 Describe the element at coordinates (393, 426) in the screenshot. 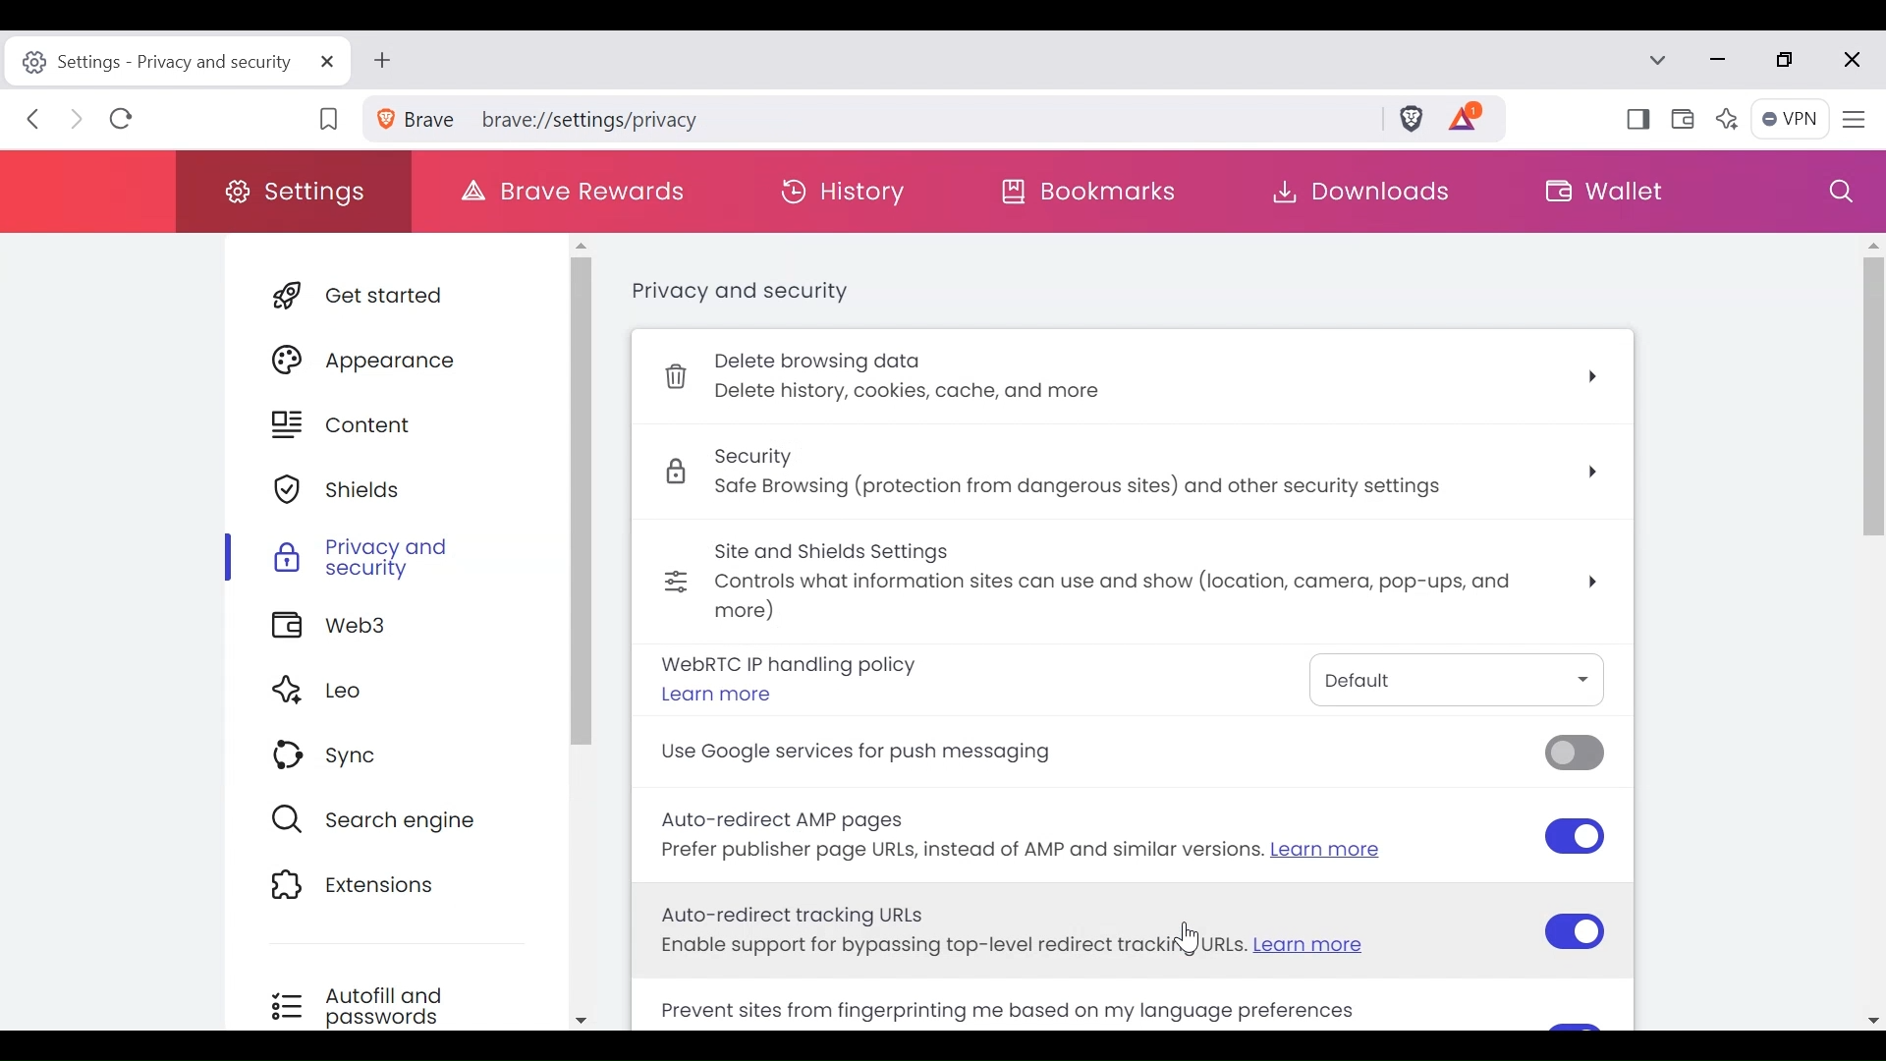

I see `Content` at that location.